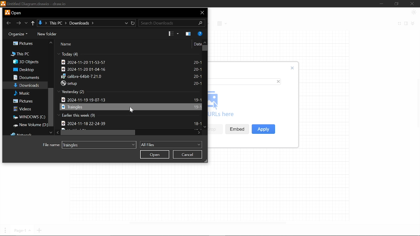 The height and width of the screenshot is (236, 420). What do you see at coordinates (51, 107) in the screenshot?
I see `Vertical scrollbar in all files` at bounding box center [51, 107].